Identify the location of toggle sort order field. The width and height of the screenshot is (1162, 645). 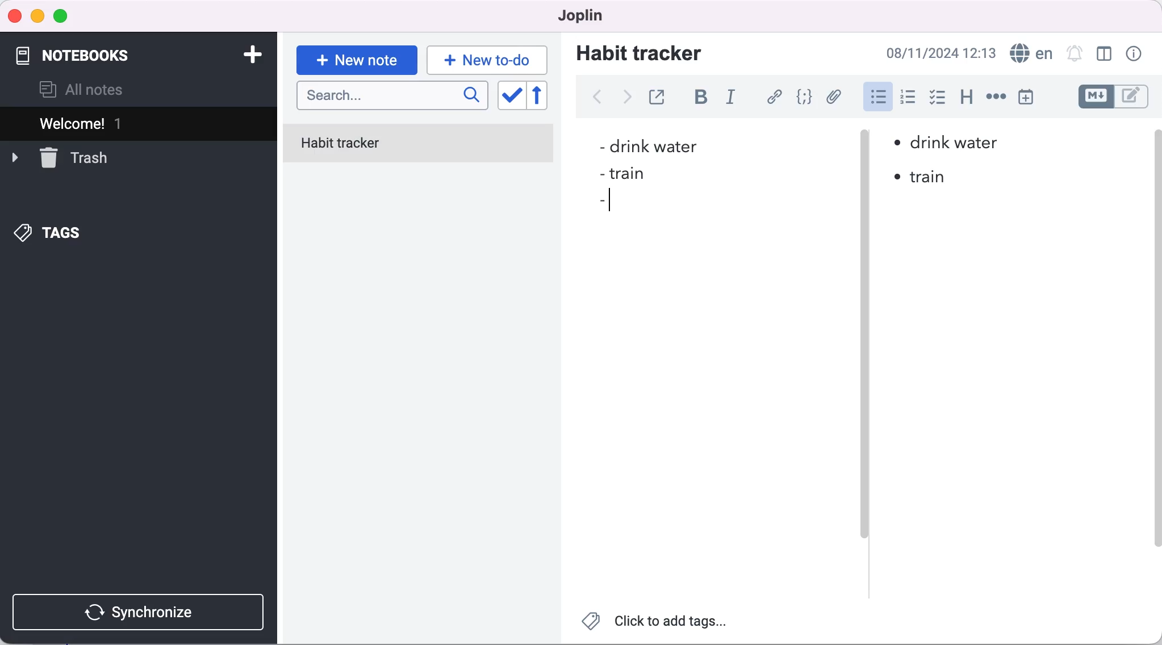
(511, 97).